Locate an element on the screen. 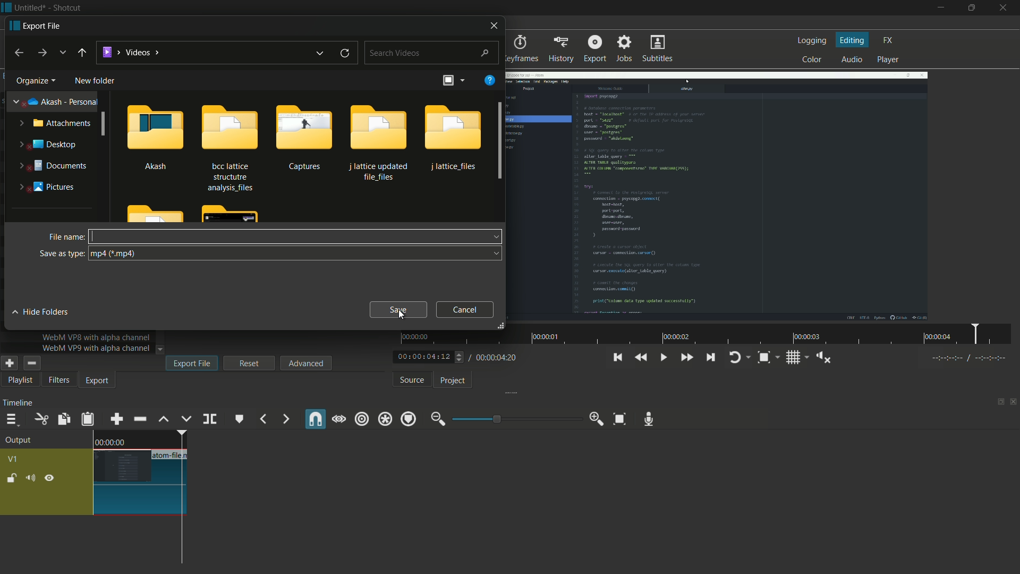 This screenshot has height=574, width=1020. close app is located at coordinates (1006, 9).